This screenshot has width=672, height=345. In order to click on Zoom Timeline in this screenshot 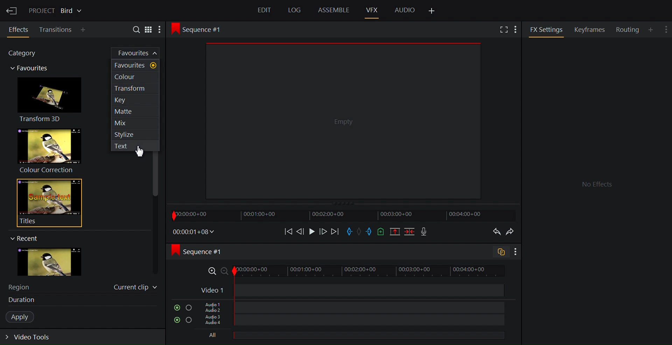, I will do `click(352, 271)`.